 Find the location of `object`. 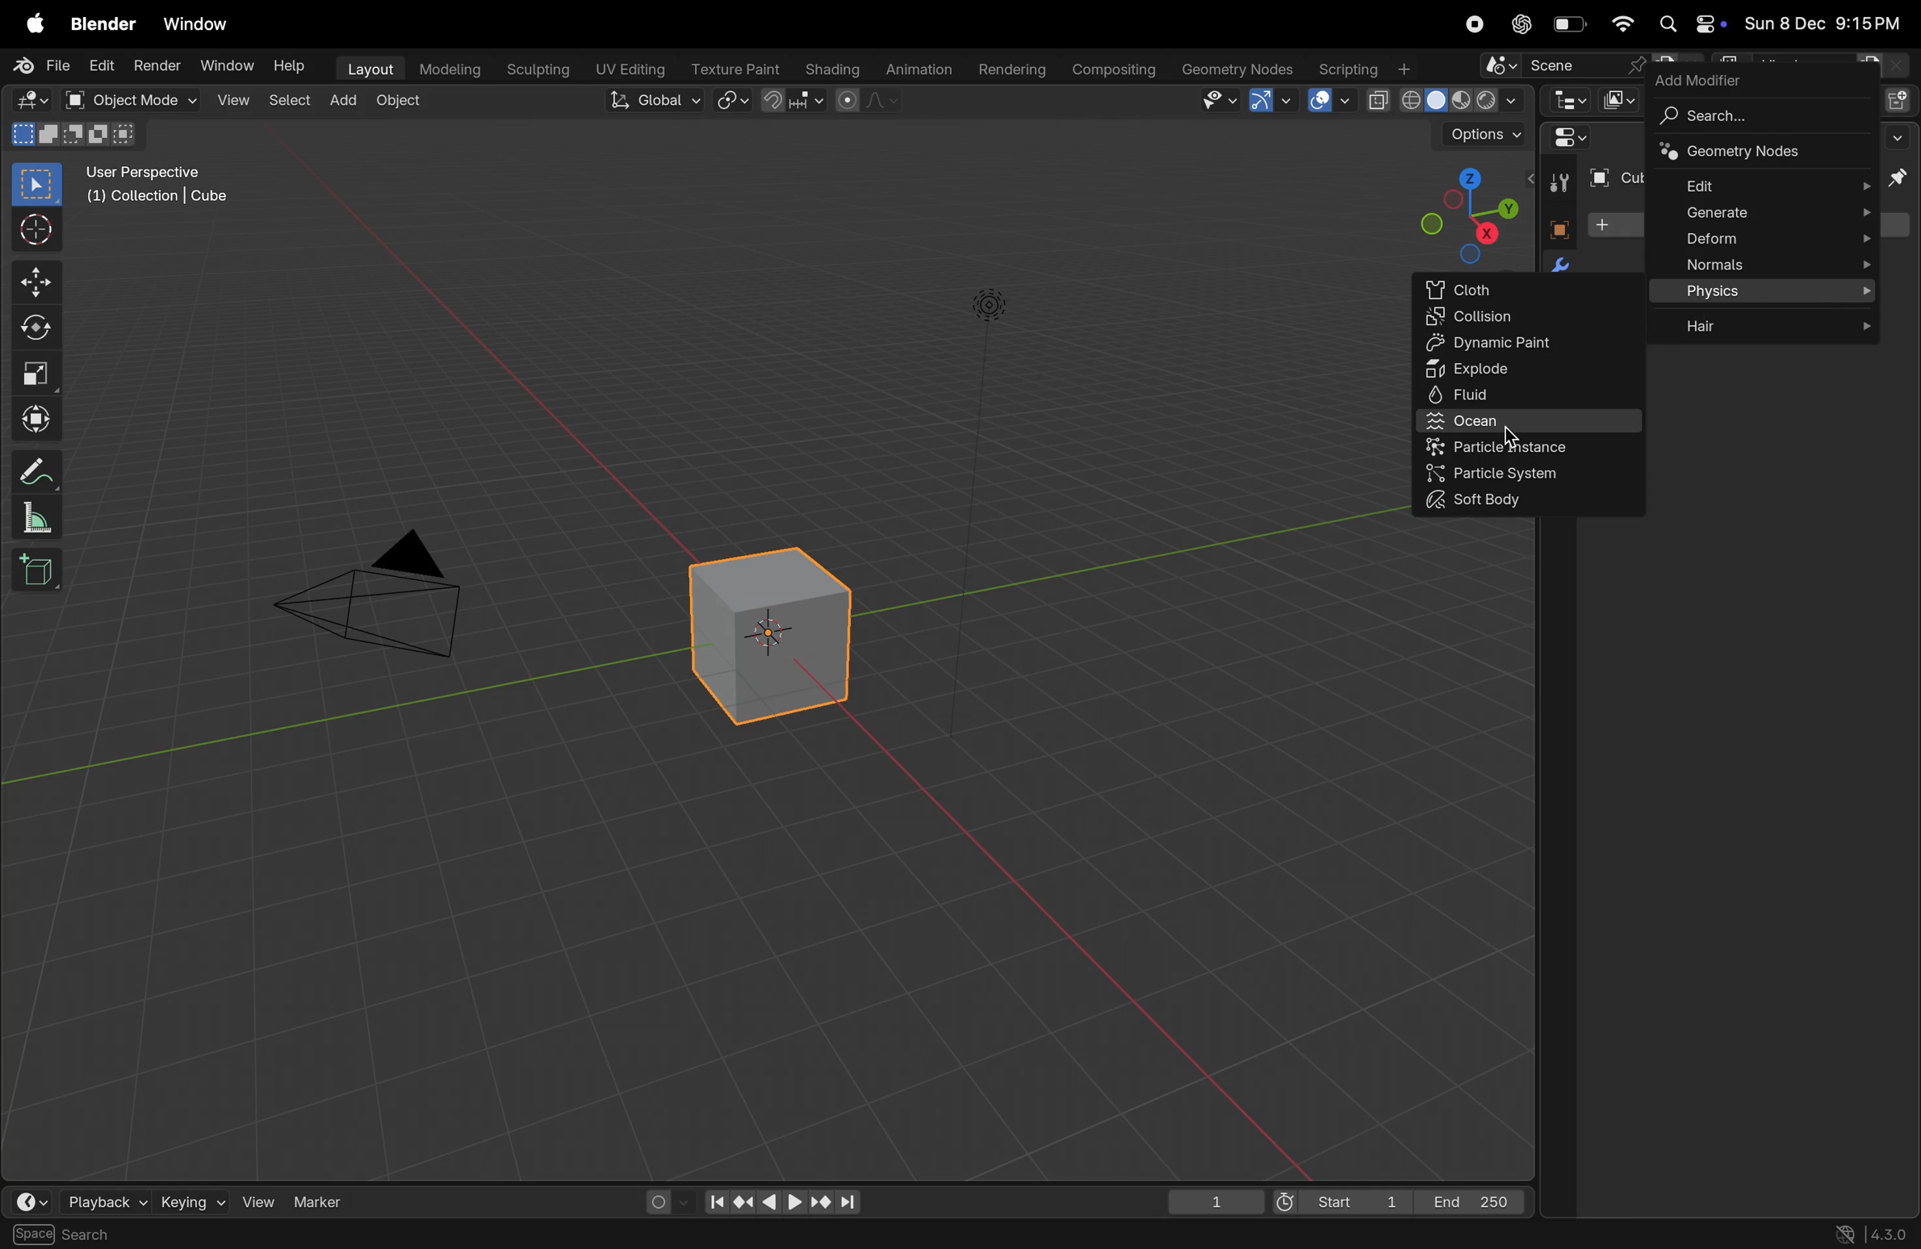

object is located at coordinates (1554, 227).